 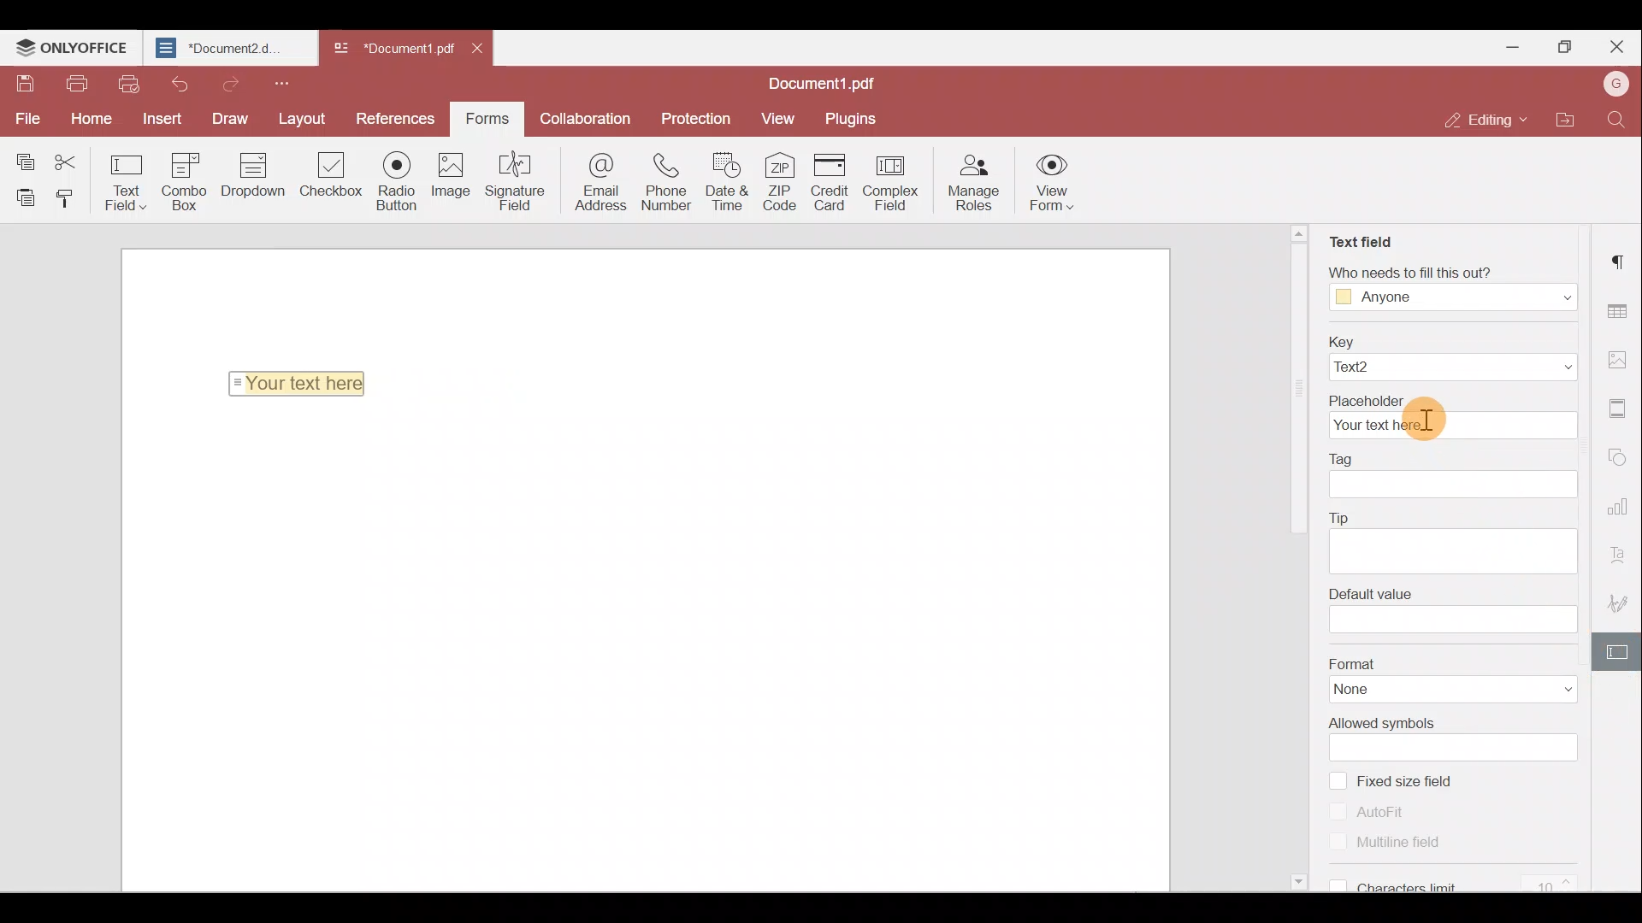 What do you see at coordinates (477, 51) in the screenshot?
I see `Close document` at bounding box center [477, 51].